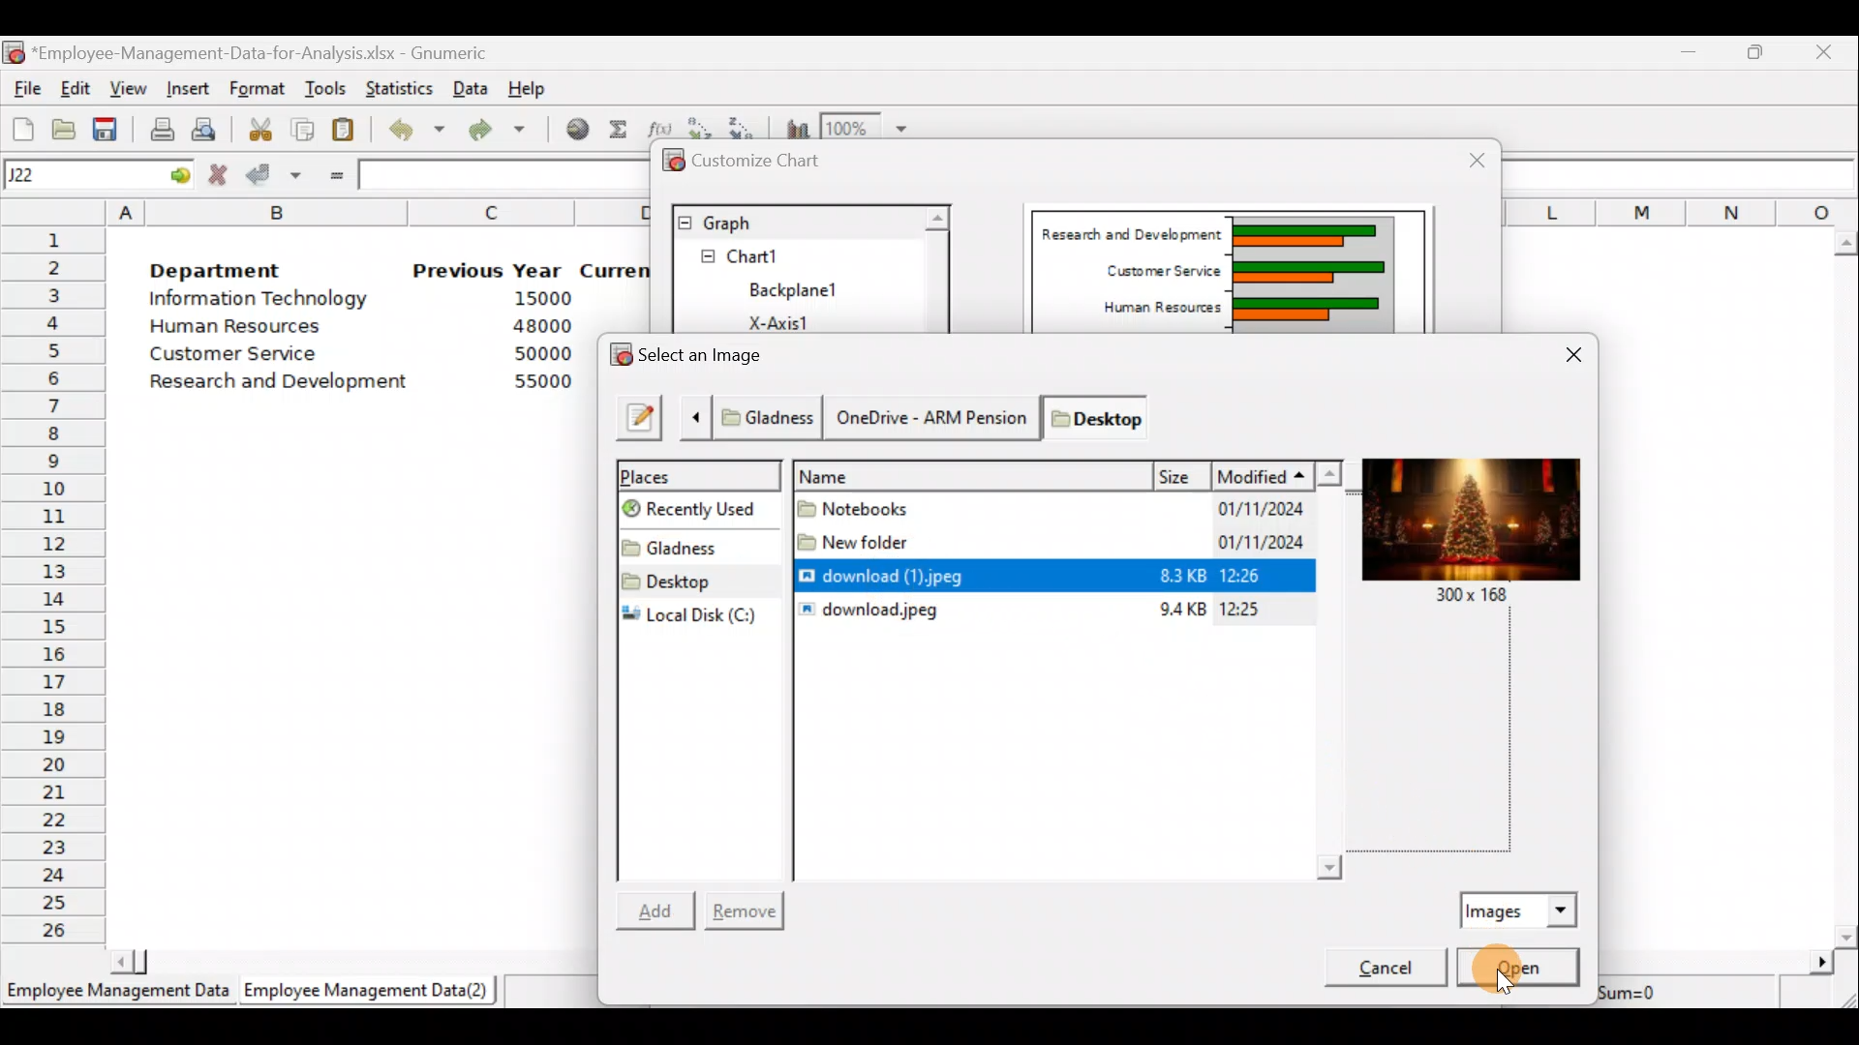 This screenshot has height=1045, width=1859. Describe the element at coordinates (974, 474) in the screenshot. I see `Name` at that location.